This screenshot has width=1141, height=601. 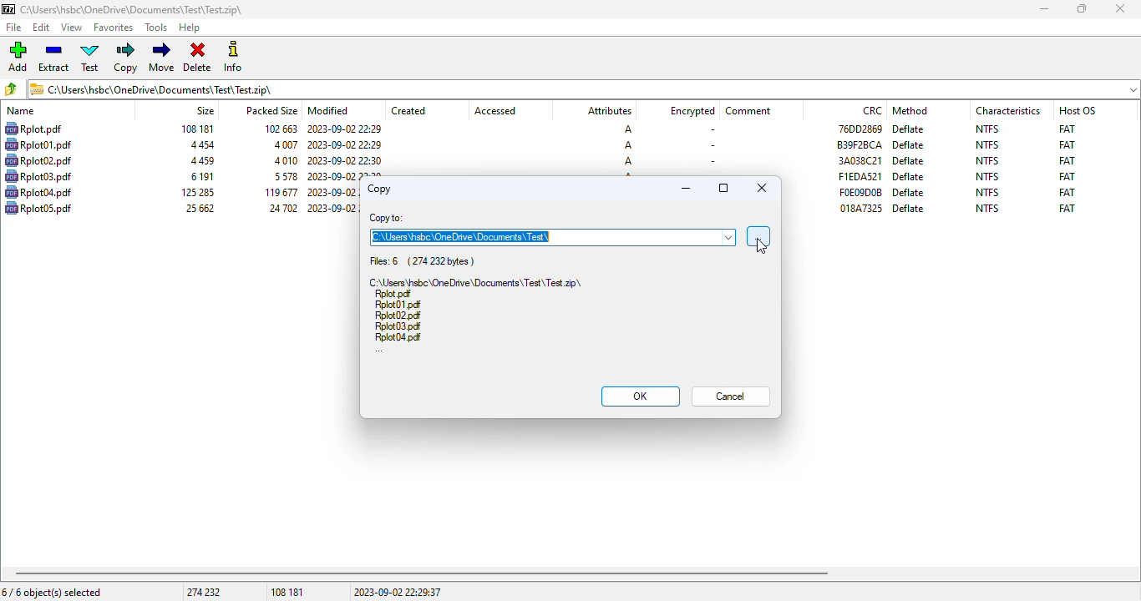 What do you see at coordinates (1078, 110) in the screenshot?
I see `host OS` at bounding box center [1078, 110].